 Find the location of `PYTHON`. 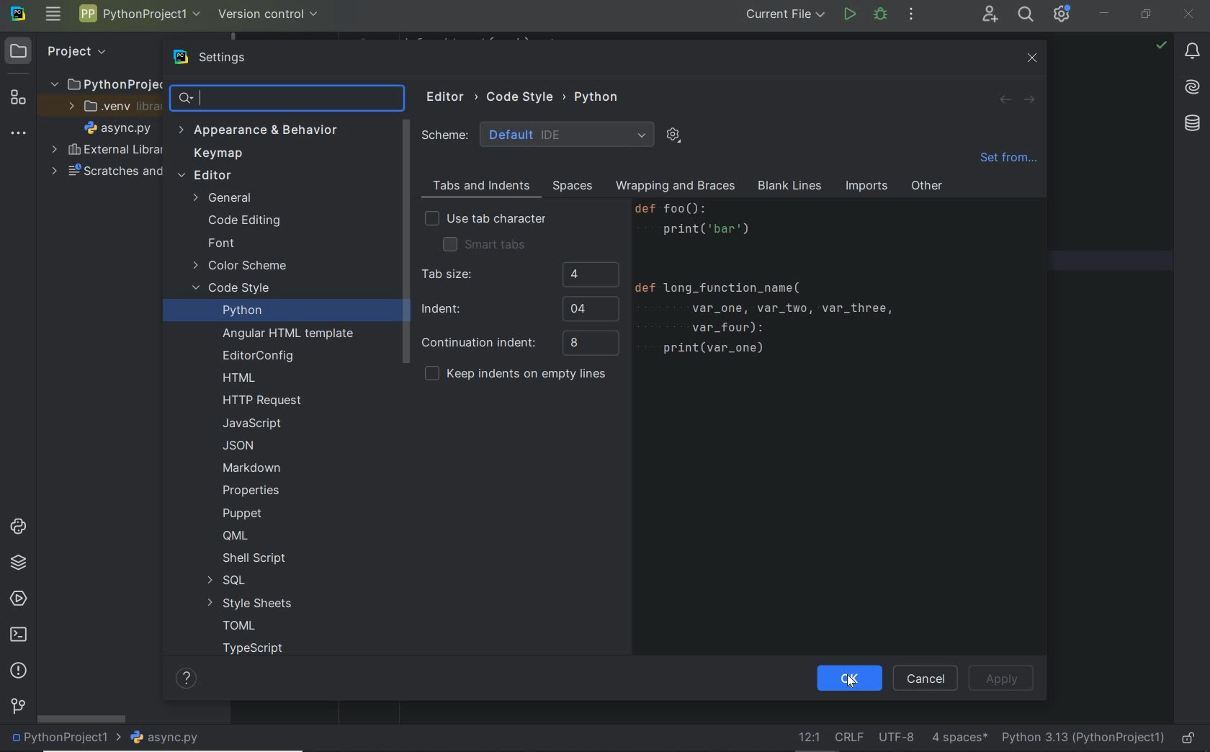

PYTHON is located at coordinates (599, 97).